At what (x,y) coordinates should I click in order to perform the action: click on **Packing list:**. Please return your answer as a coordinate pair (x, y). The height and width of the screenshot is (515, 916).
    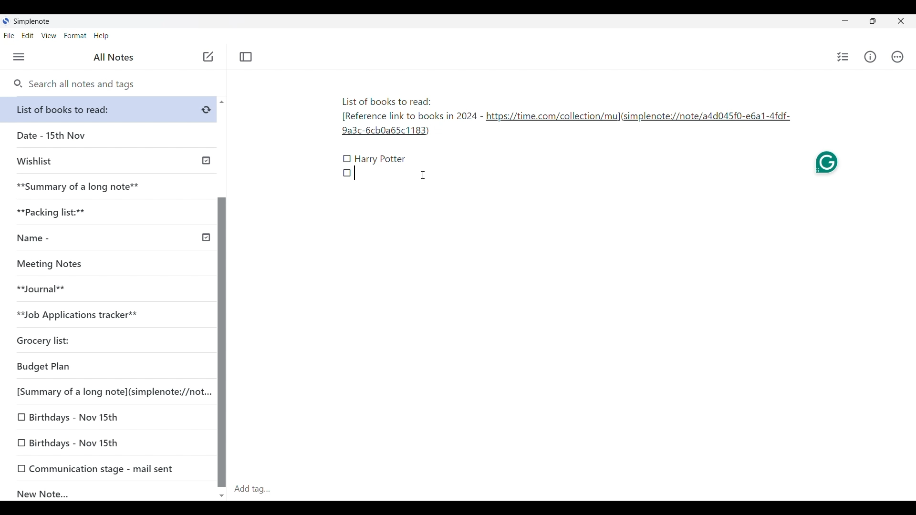
    Looking at the image, I should click on (109, 212).